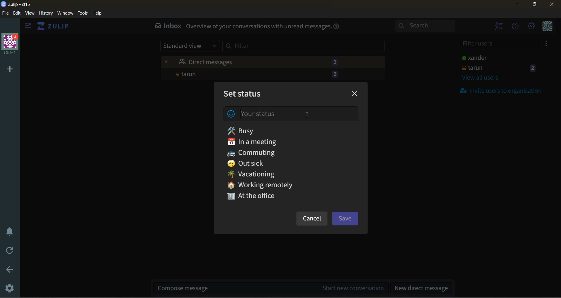  What do you see at coordinates (505, 90) in the screenshot?
I see `invite users to organisation` at bounding box center [505, 90].